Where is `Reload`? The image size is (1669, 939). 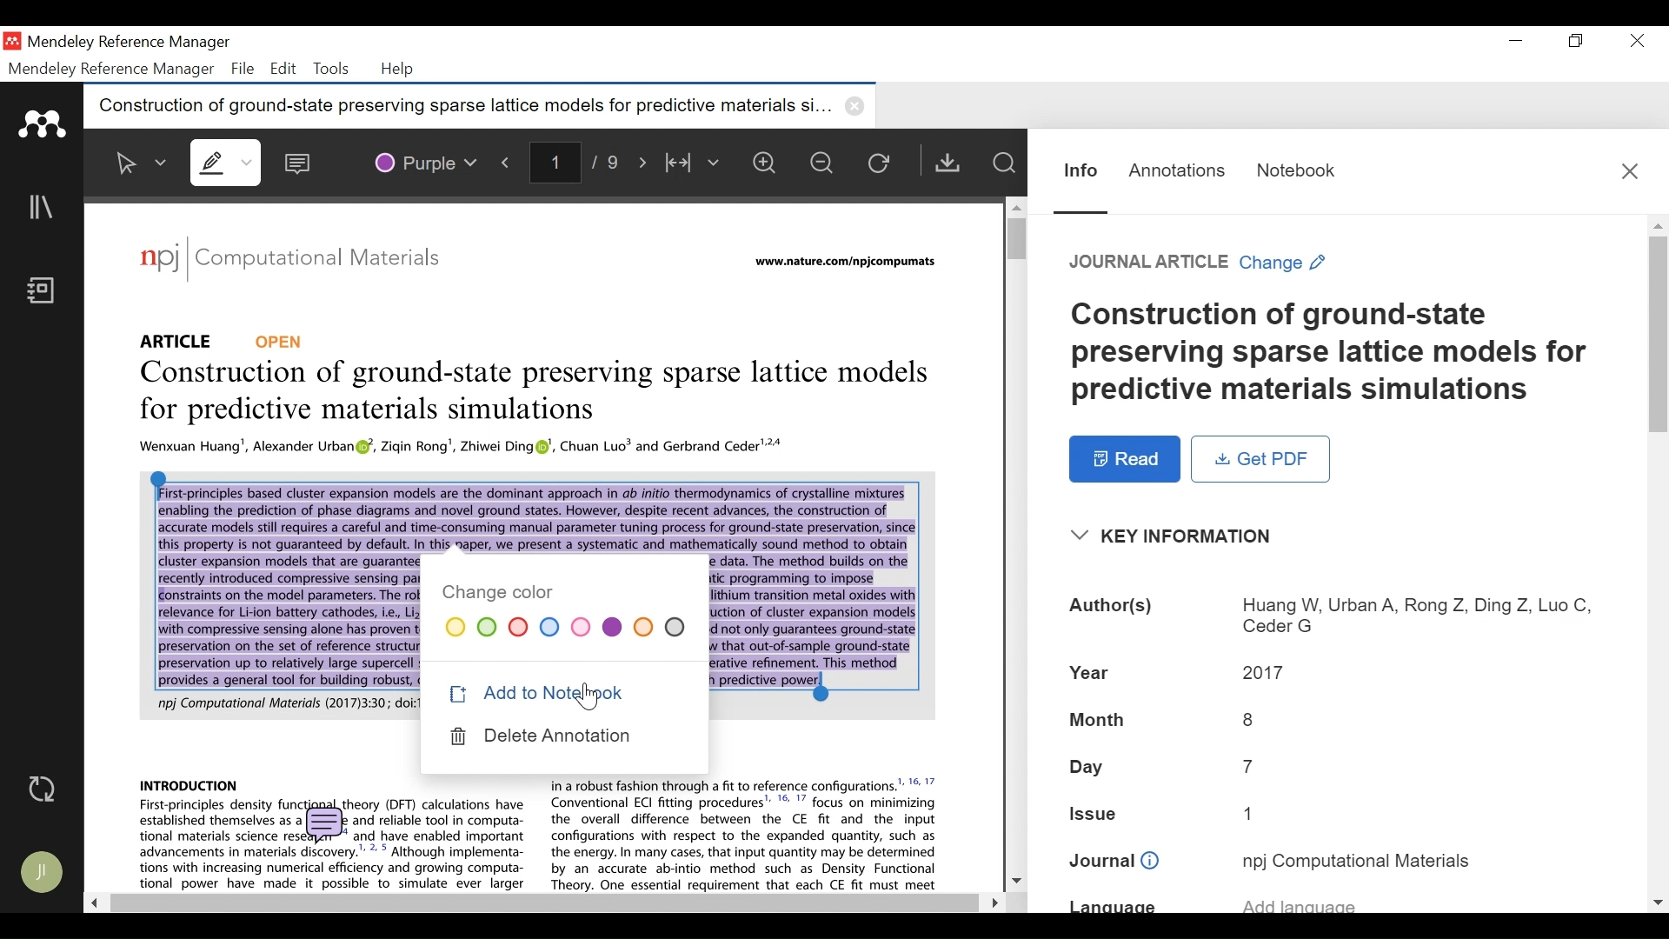
Reload is located at coordinates (883, 162).